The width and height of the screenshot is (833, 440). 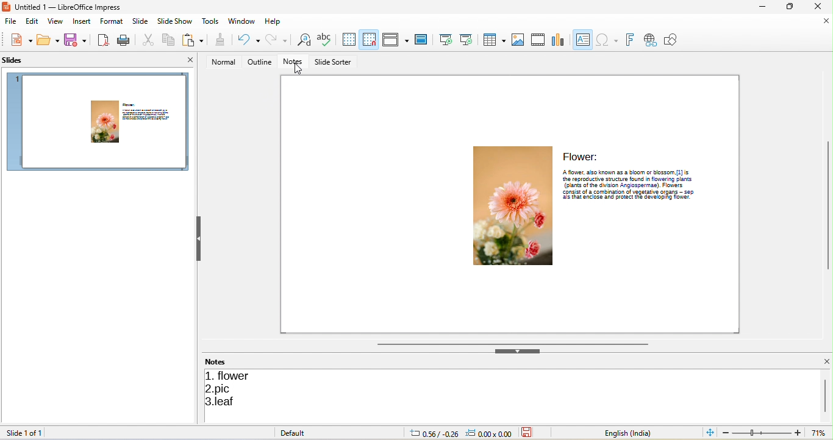 I want to click on flower, so click(x=231, y=375).